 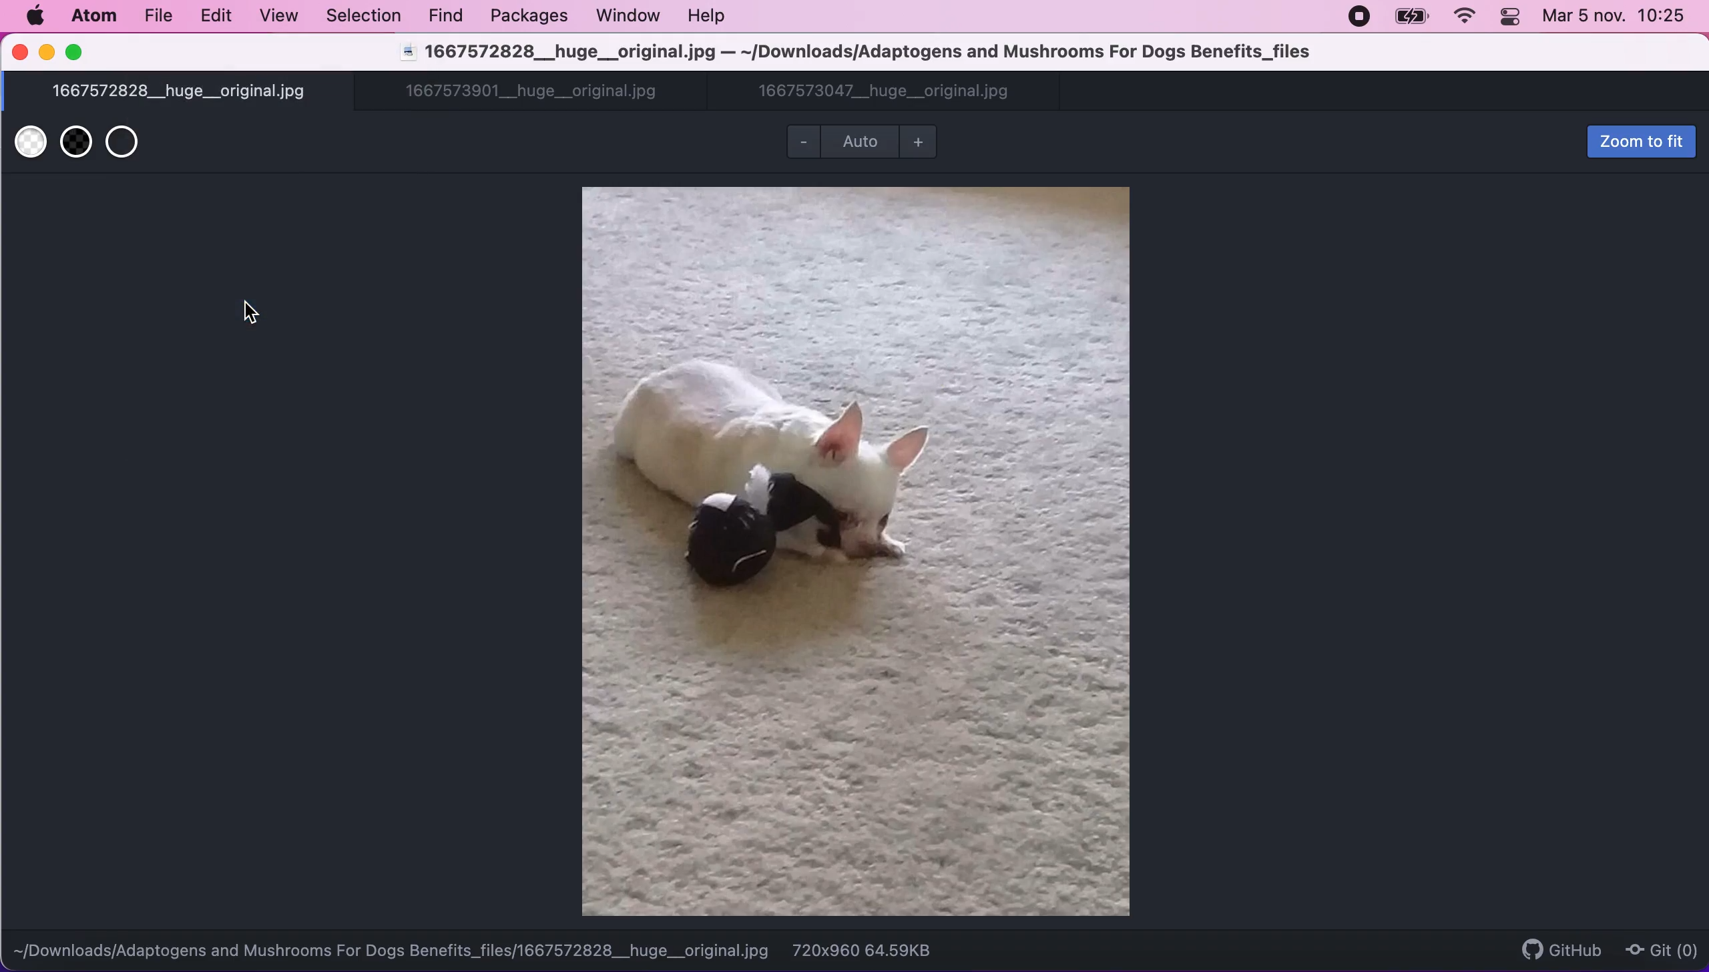 I want to click on use white transparent background, so click(x=28, y=146).